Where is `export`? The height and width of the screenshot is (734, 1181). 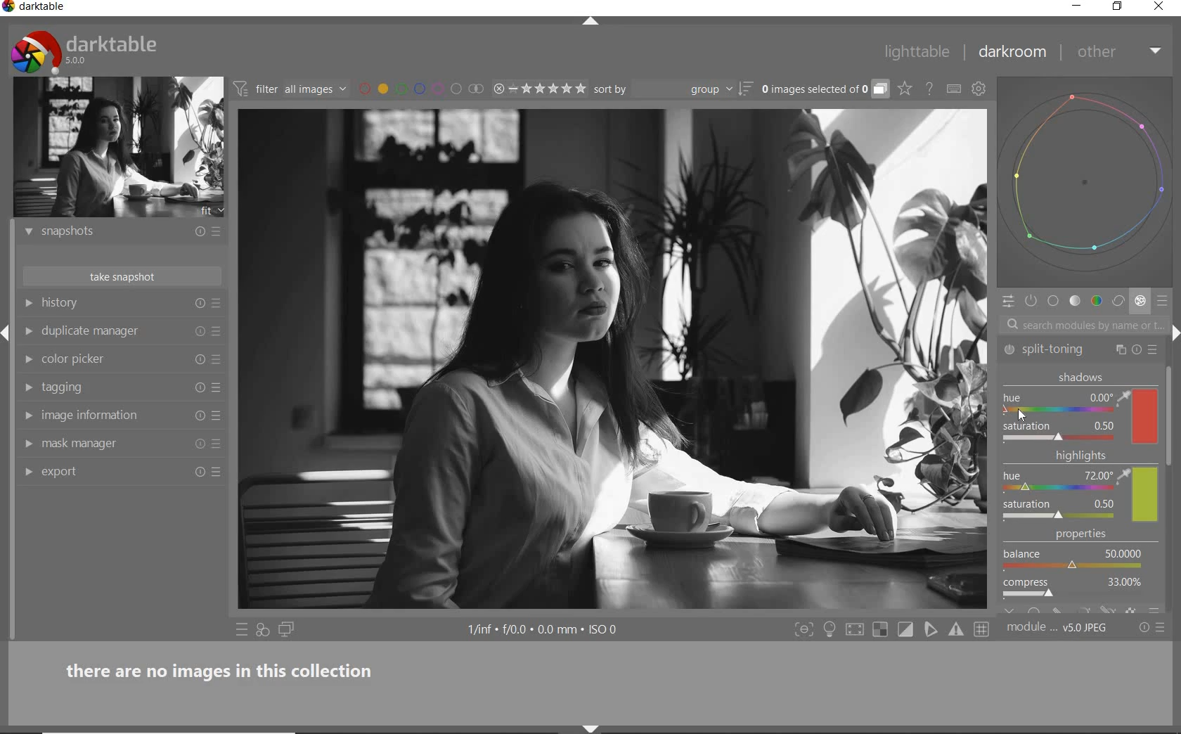 export is located at coordinates (112, 470).